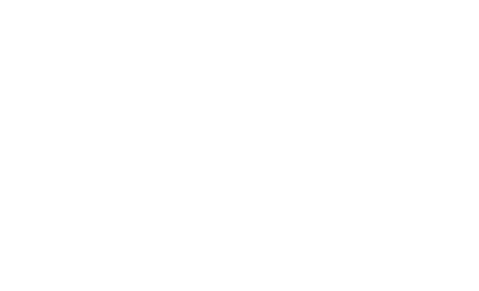  I want to click on Duration, so click(353, 214).